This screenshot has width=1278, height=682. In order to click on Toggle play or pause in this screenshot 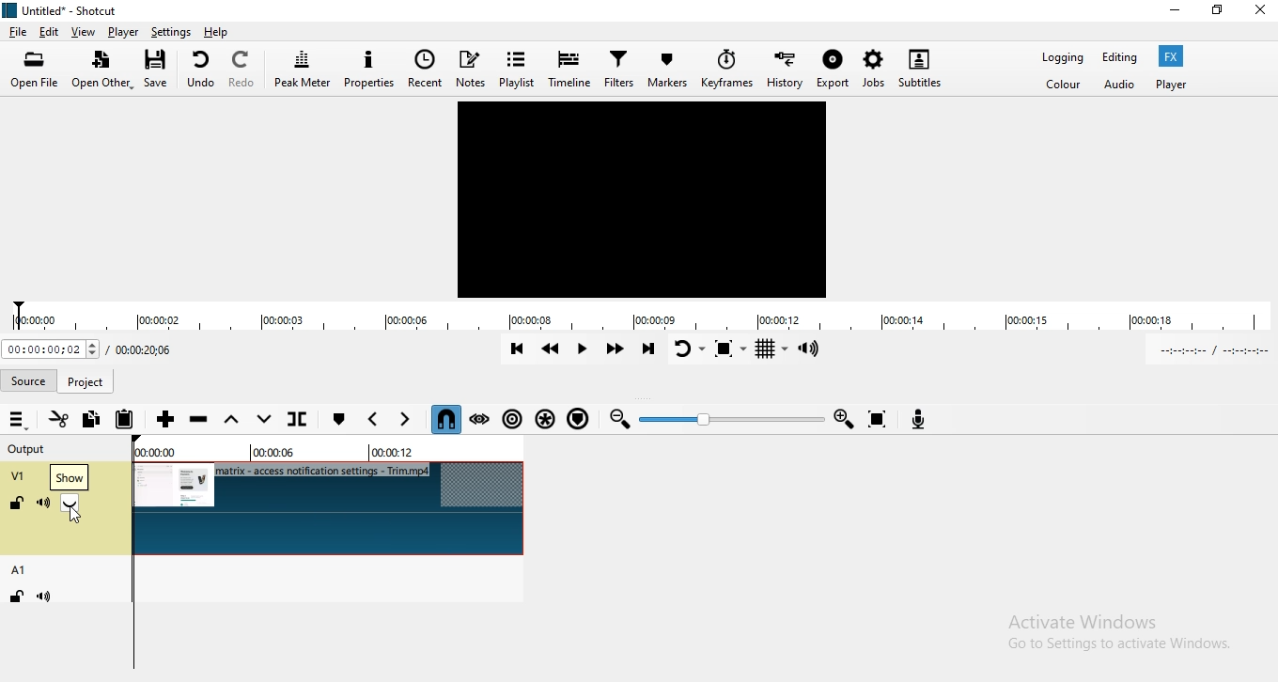, I will do `click(586, 351)`.